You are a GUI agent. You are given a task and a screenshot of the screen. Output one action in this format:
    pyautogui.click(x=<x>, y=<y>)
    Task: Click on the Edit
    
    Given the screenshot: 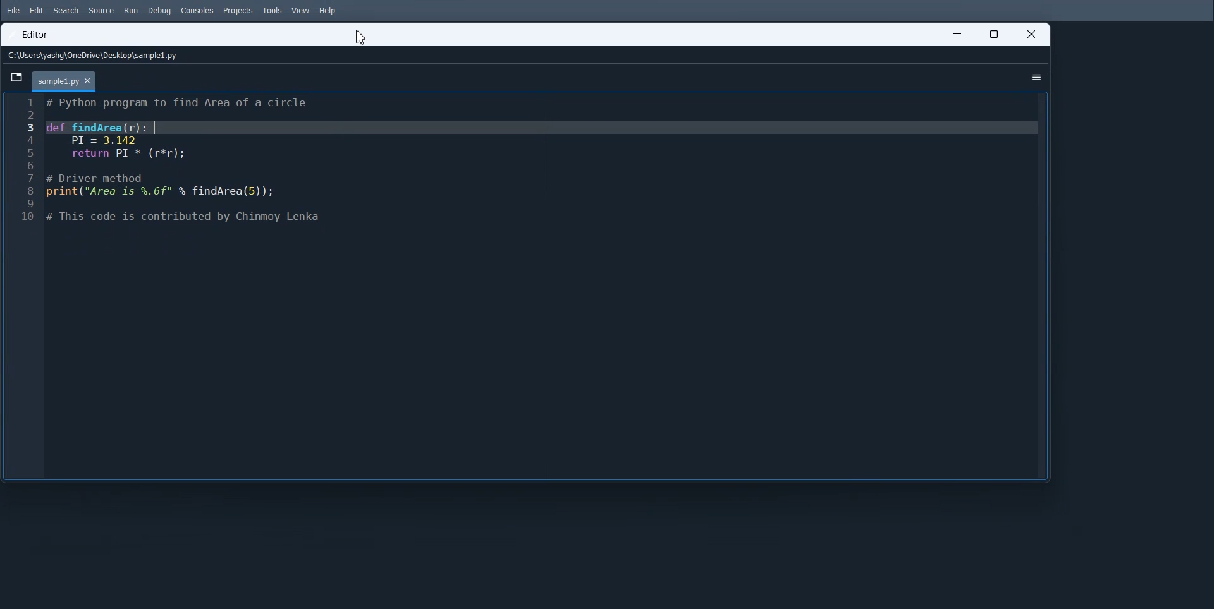 What is the action you would take?
    pyautogui.click(x=36, y=11)
    